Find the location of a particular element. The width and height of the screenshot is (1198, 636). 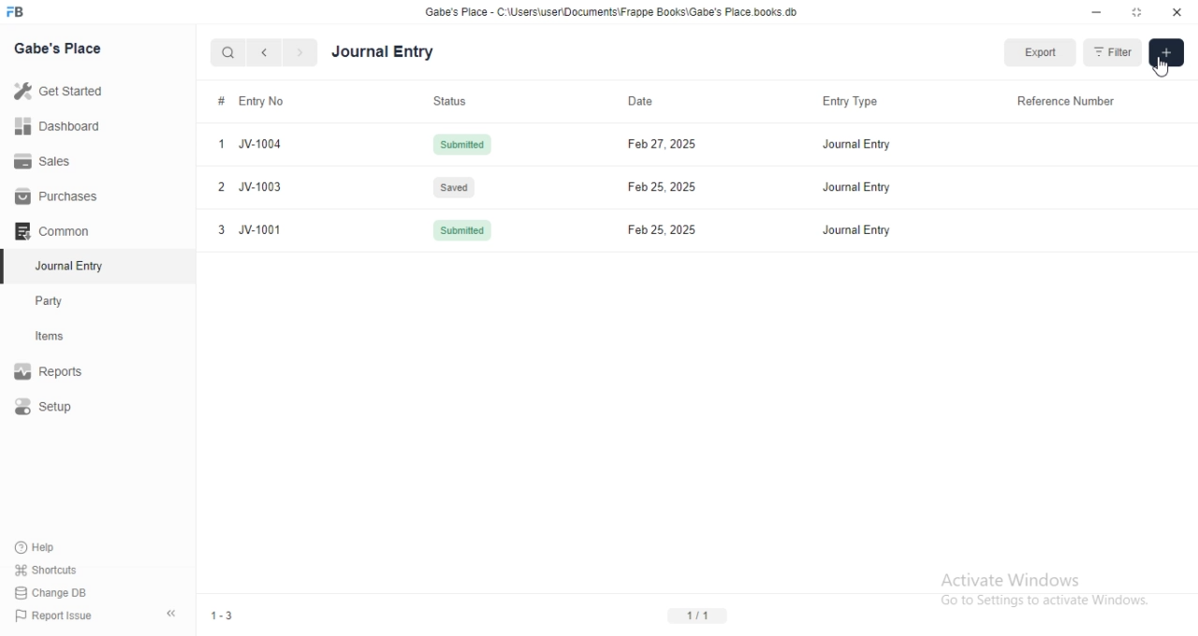

2 v-1003 Saved Feb 25,2025 Journal Entry is located at coordinates (692, 187).